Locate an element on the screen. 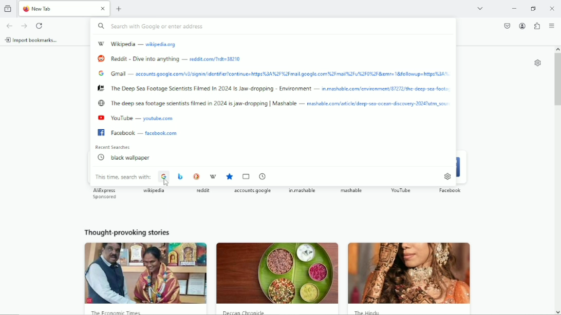  AliExpress sponsored is located at coordinates (107, 194).